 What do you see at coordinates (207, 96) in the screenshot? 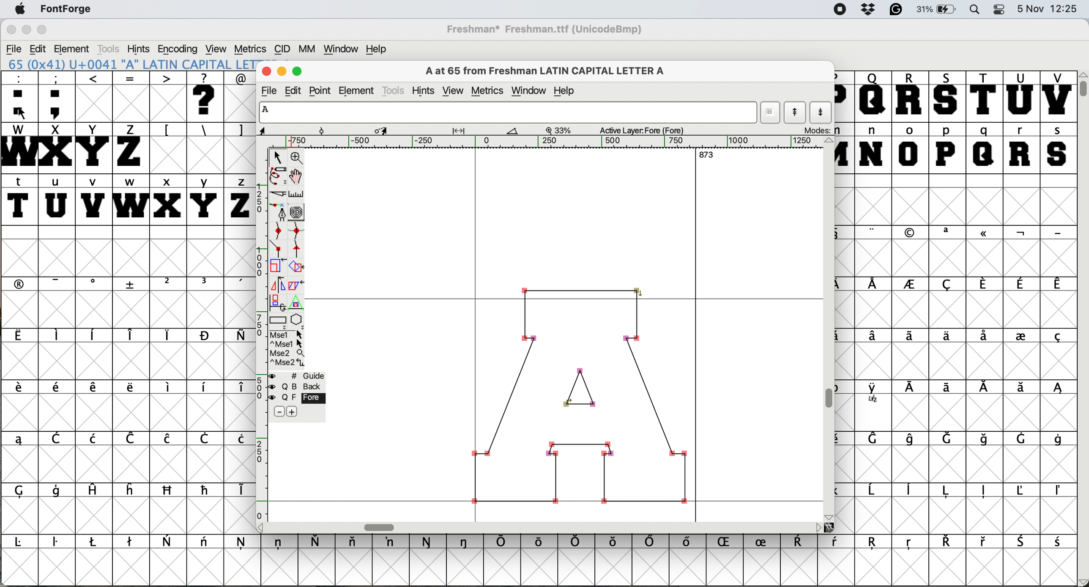
I see `?` at bounding box center [207, 96].